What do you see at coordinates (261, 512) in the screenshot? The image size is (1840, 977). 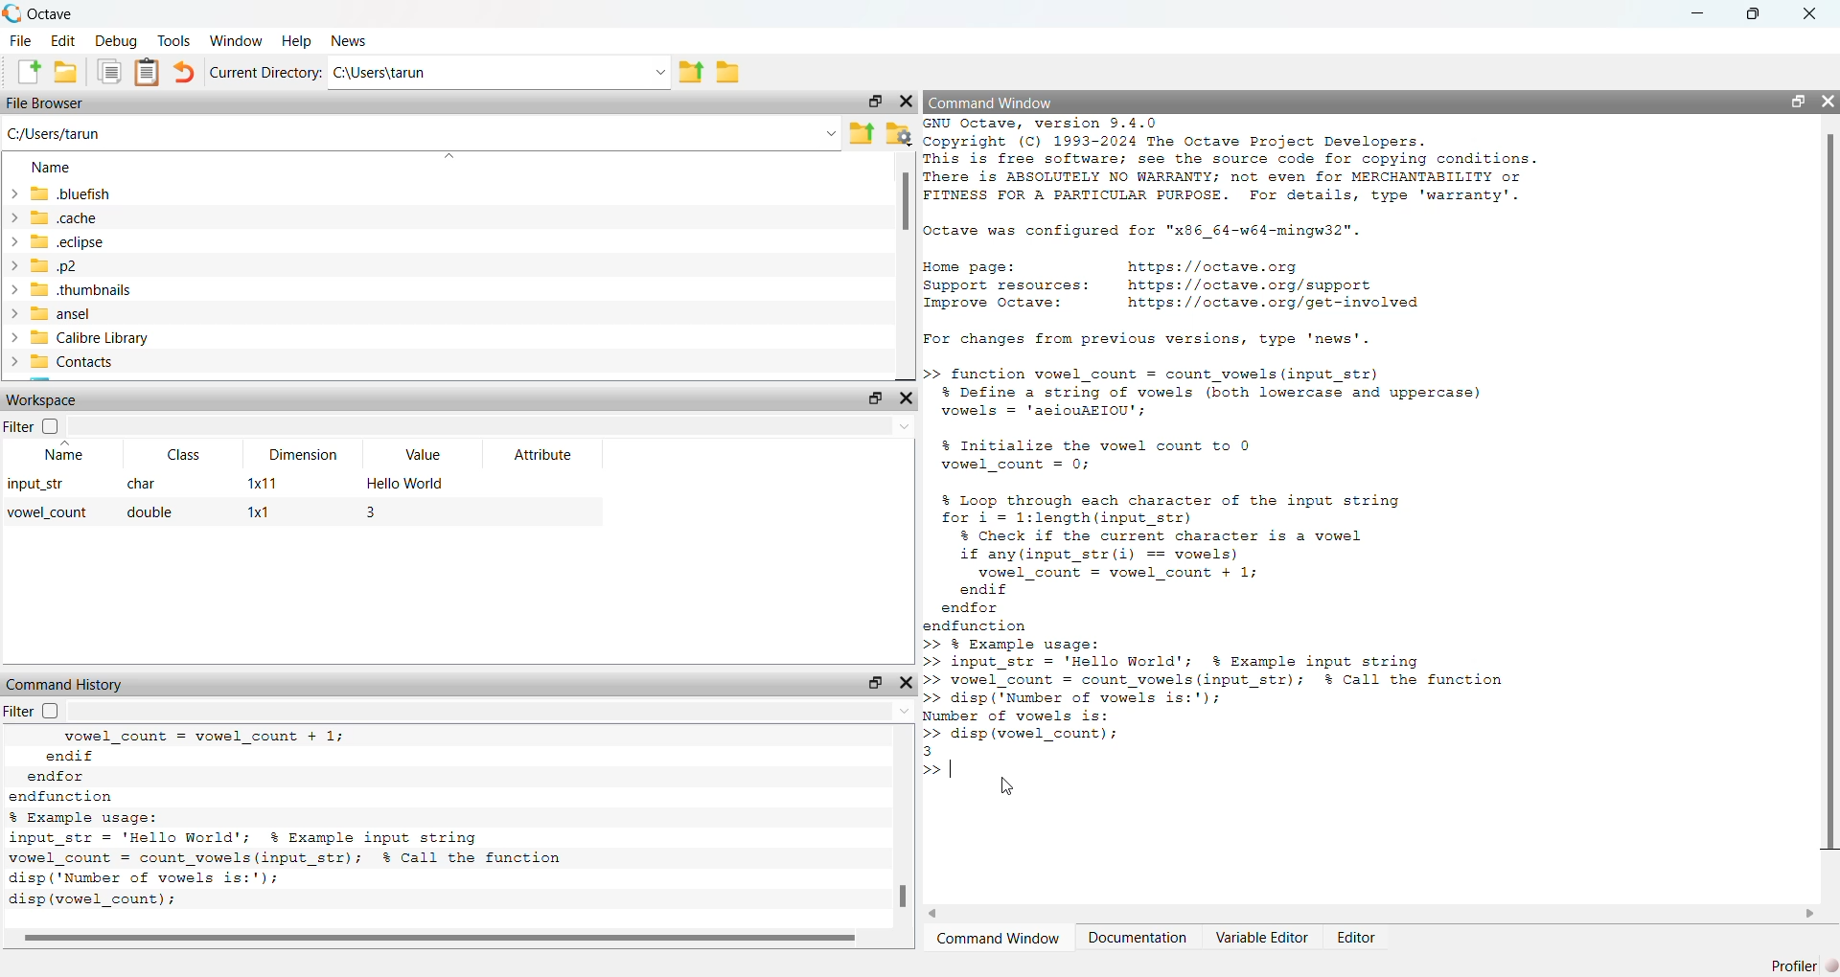 I see `1x1` at bounding box center [261, 512].